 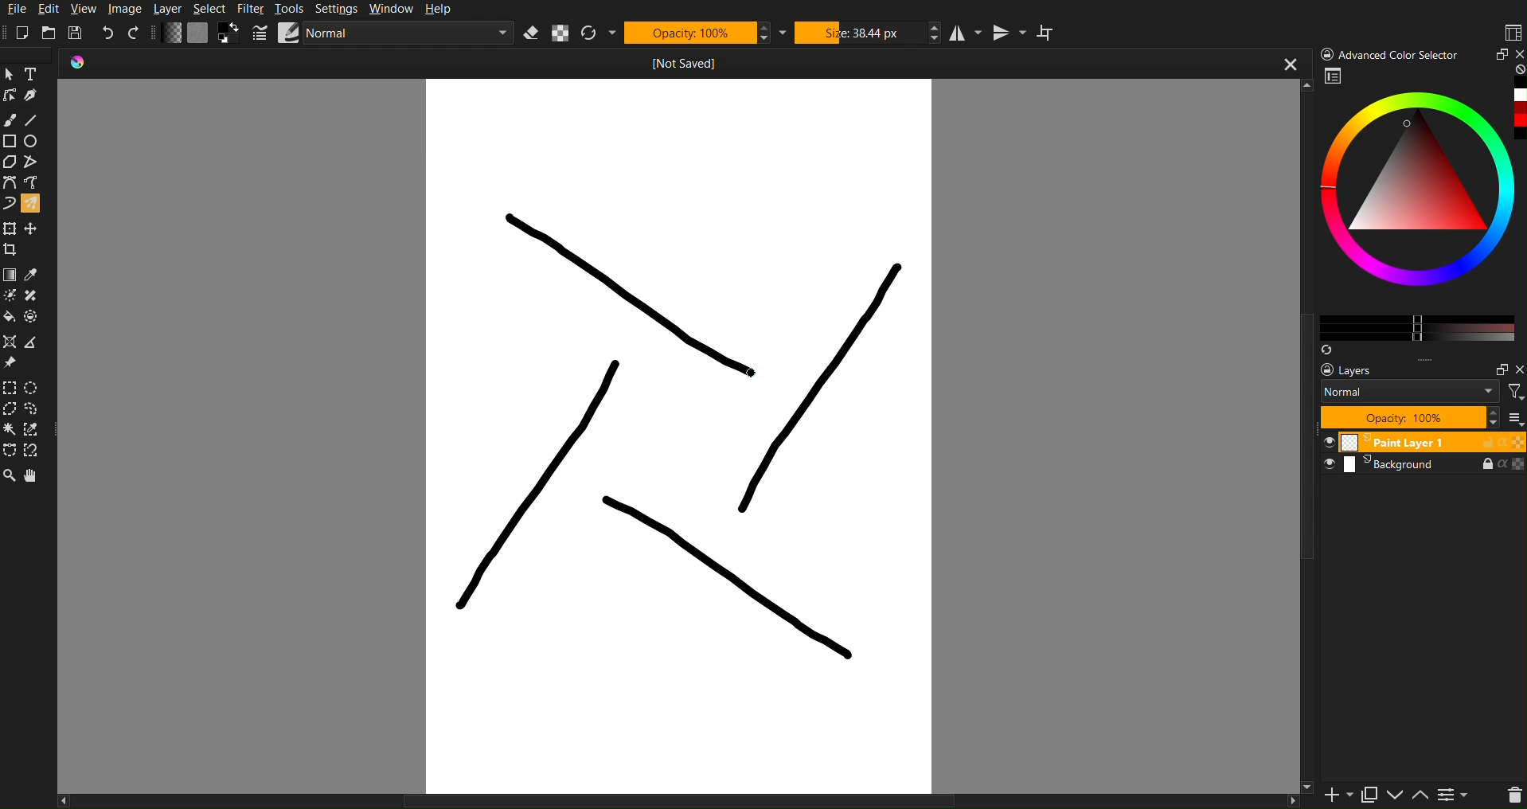 What do you see at coordinates (10, 96) in the screenshot?
I see `Linework` at bounding box center [10, 96].